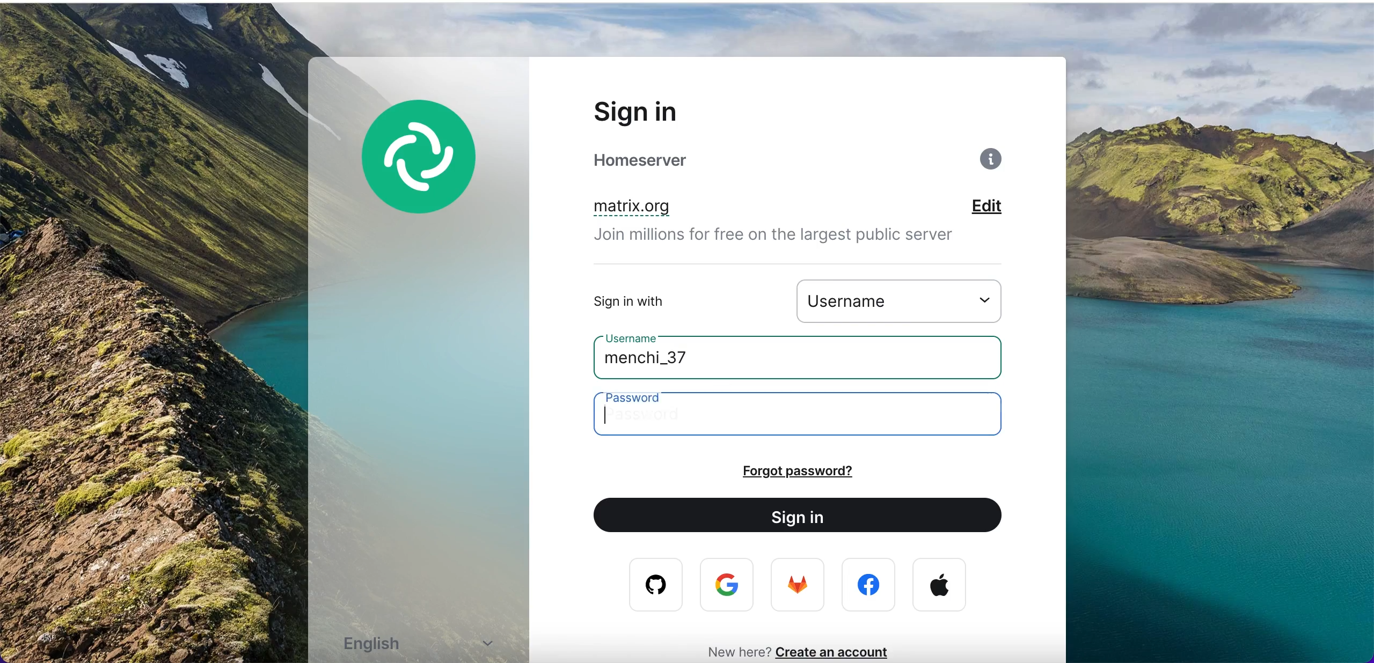 Image resolution: width=1374 pixels, height=663 pixels. I want to click on matrix.org, so click(687, 208).